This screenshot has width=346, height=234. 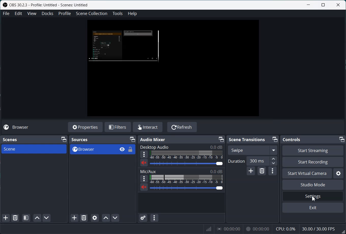 What do you see at coordinates (84, 218) in the screenshot?
I see `Remove selected Sources` at bounding box center [84, 218].